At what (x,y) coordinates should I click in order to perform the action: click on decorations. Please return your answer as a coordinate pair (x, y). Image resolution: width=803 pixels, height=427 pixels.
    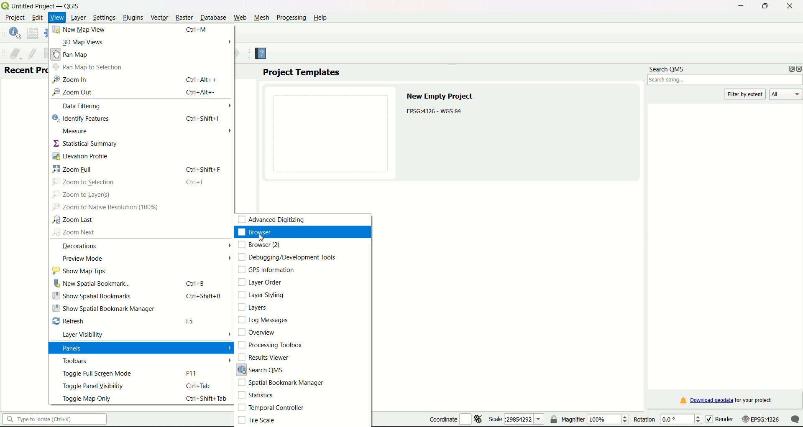
    Looking at the image, I should click on (79, 247).